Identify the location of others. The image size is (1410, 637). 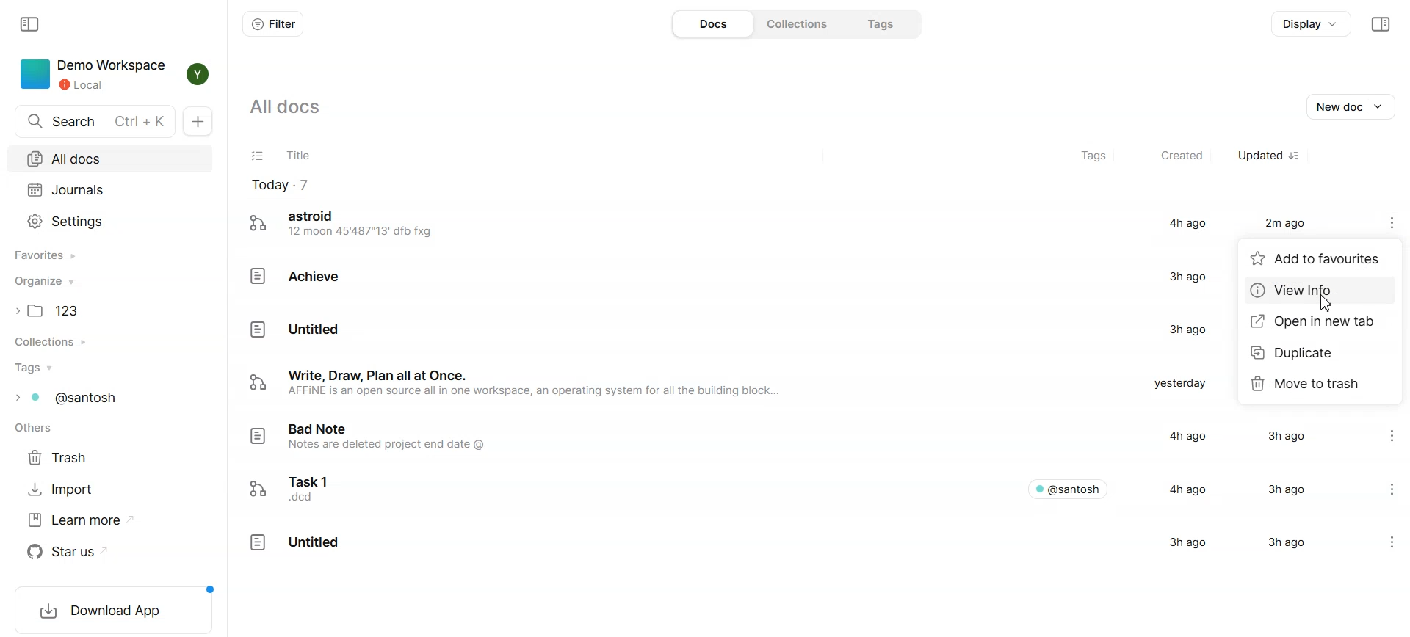
(32, 429).